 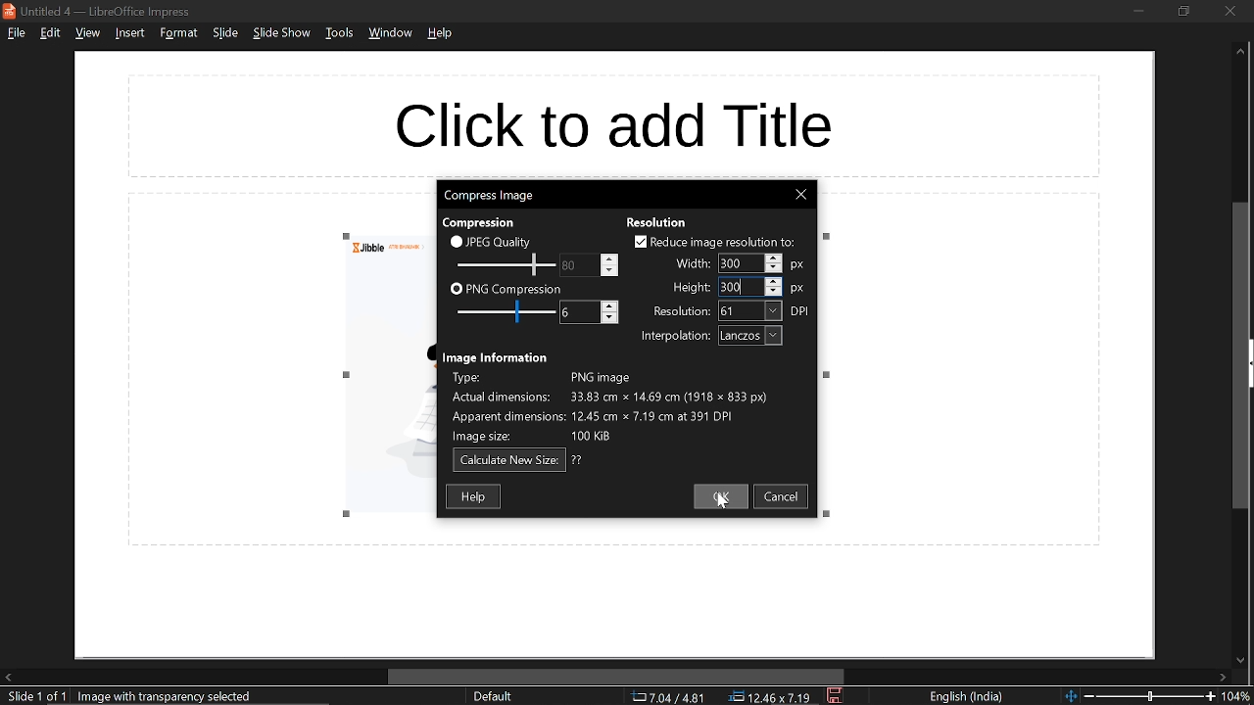 I want to click on Increase , so click(x=610, y=305).